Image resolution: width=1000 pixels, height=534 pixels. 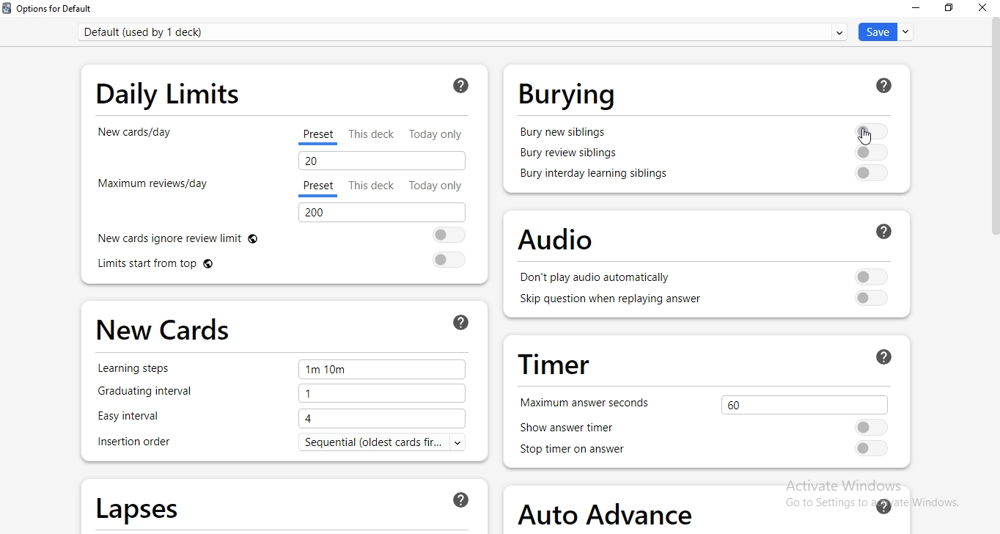 I want to click on today only, so click(x=441, y=133).